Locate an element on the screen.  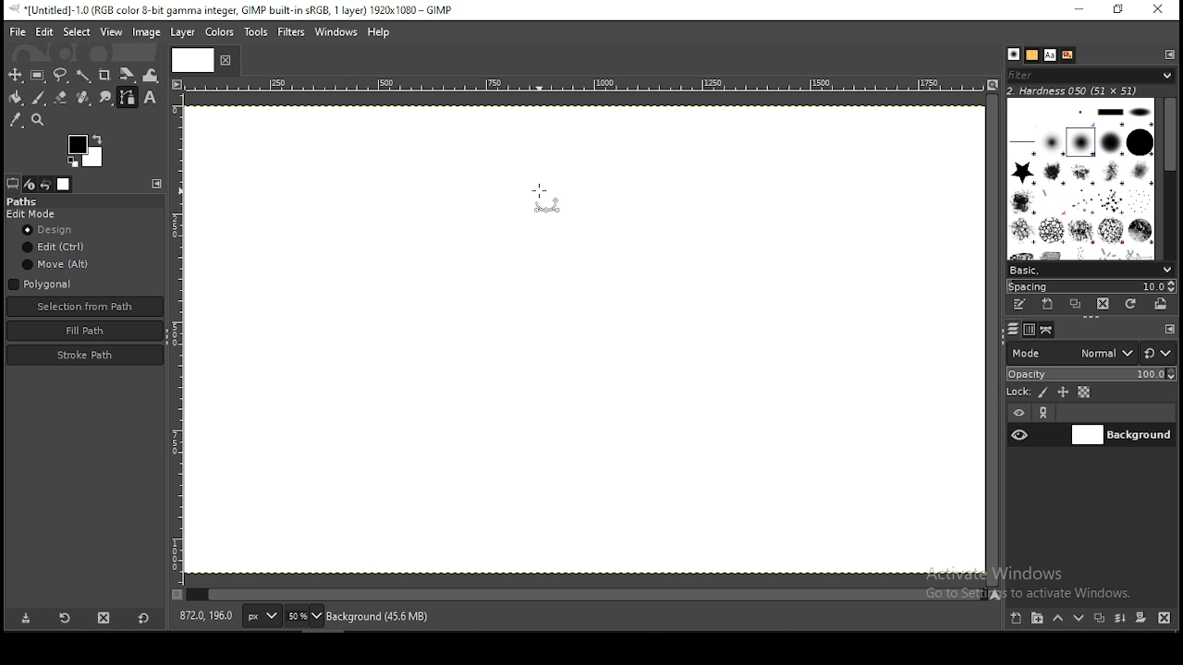
fill path is located at coordinates (85, 330).